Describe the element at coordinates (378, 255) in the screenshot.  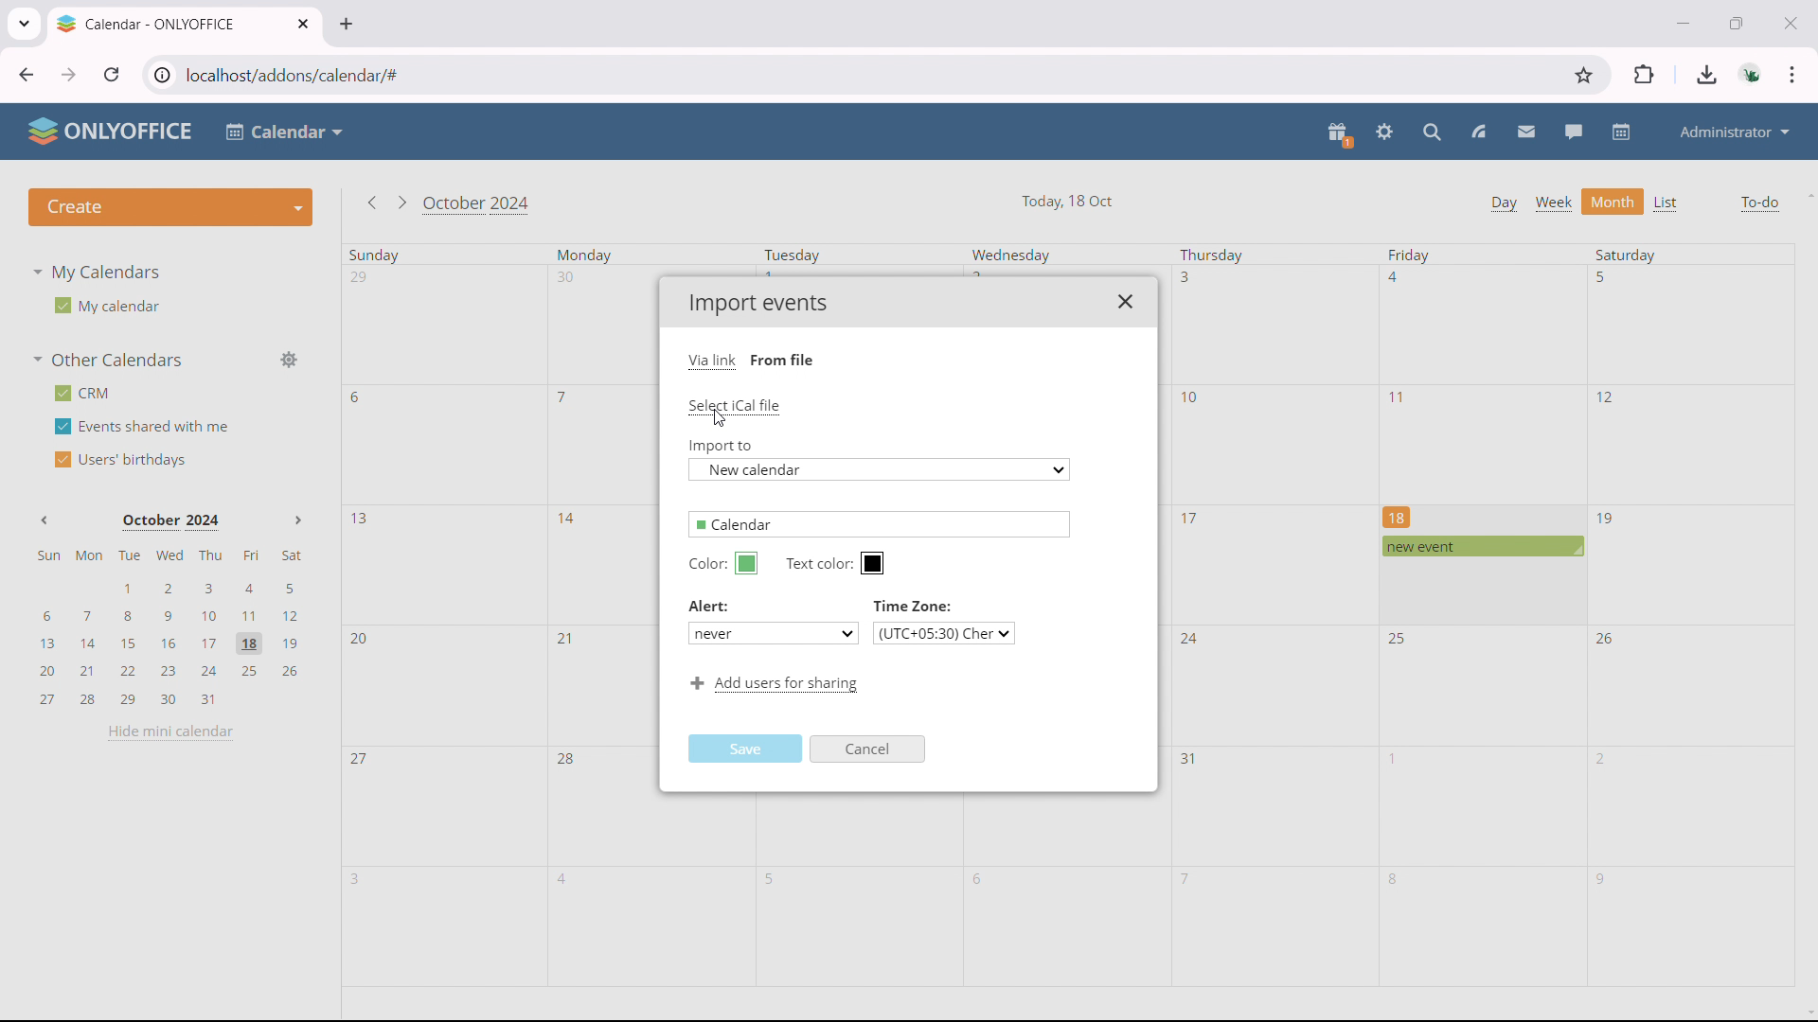
I see `Sunday` at that location.